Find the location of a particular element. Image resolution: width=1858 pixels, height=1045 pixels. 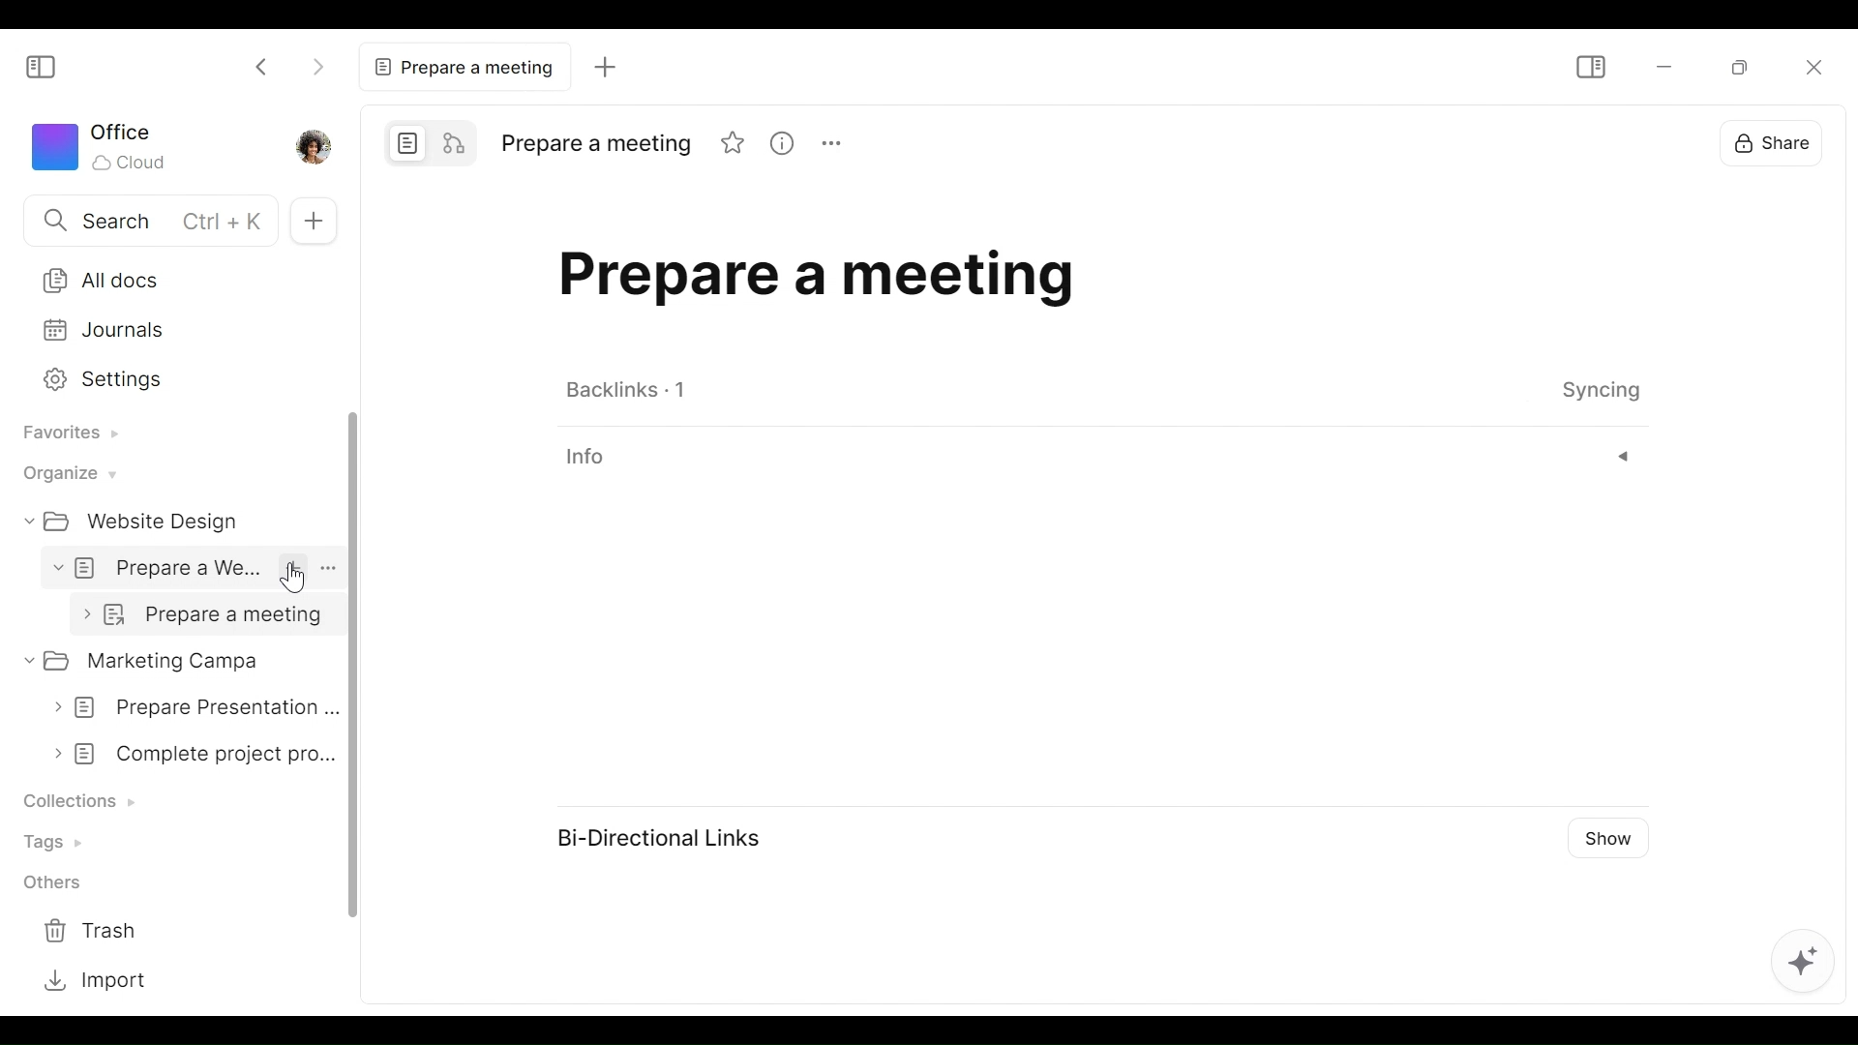

Show/Hide Sidebar is located at coordinates (1590, 66).